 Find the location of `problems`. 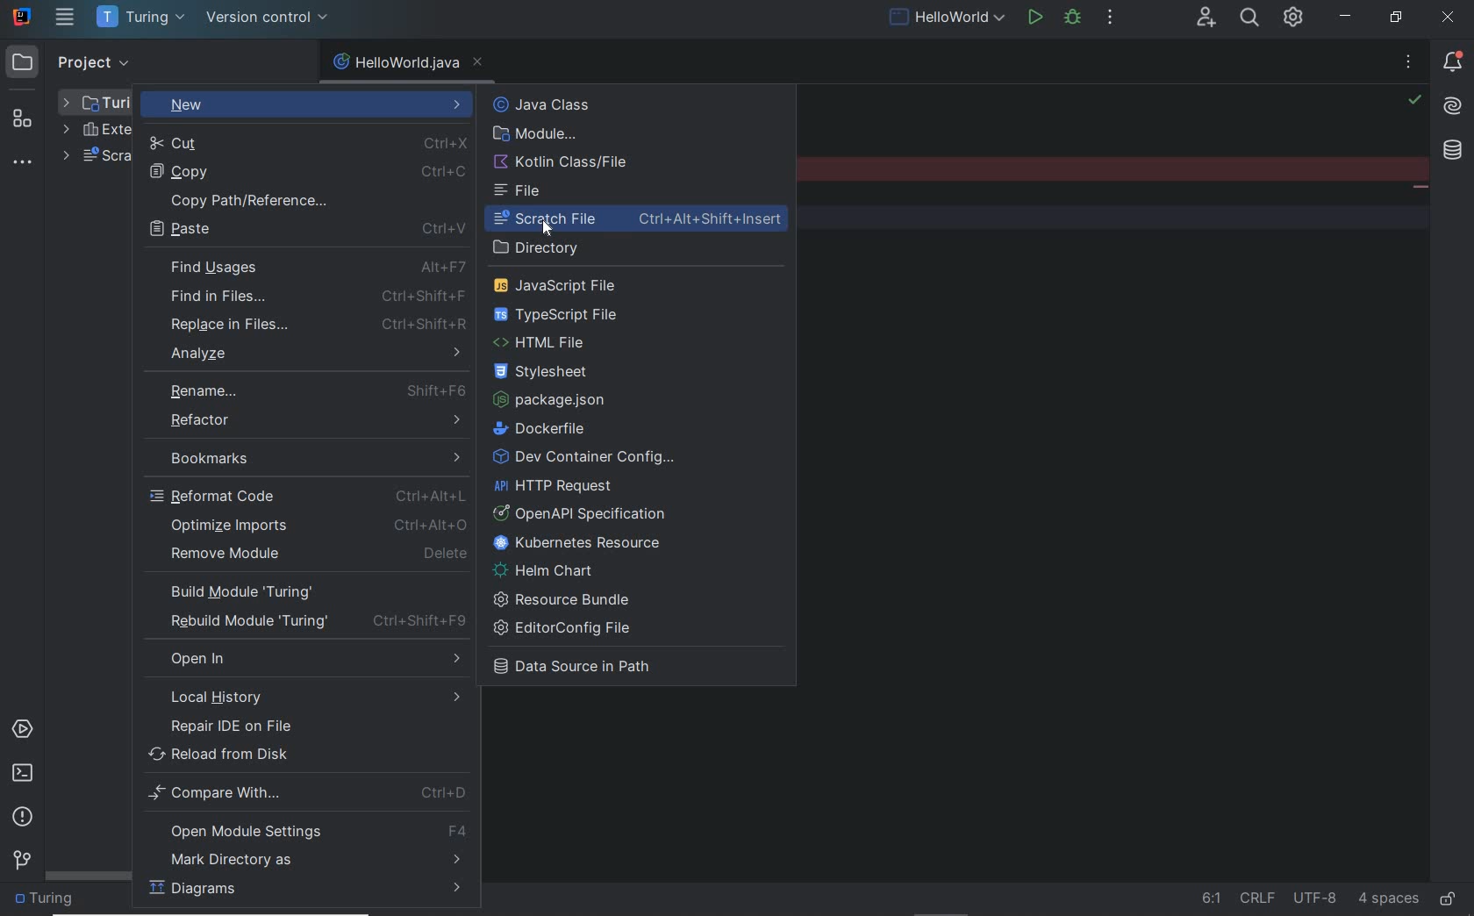

problems is located at coordinates (22, 818).